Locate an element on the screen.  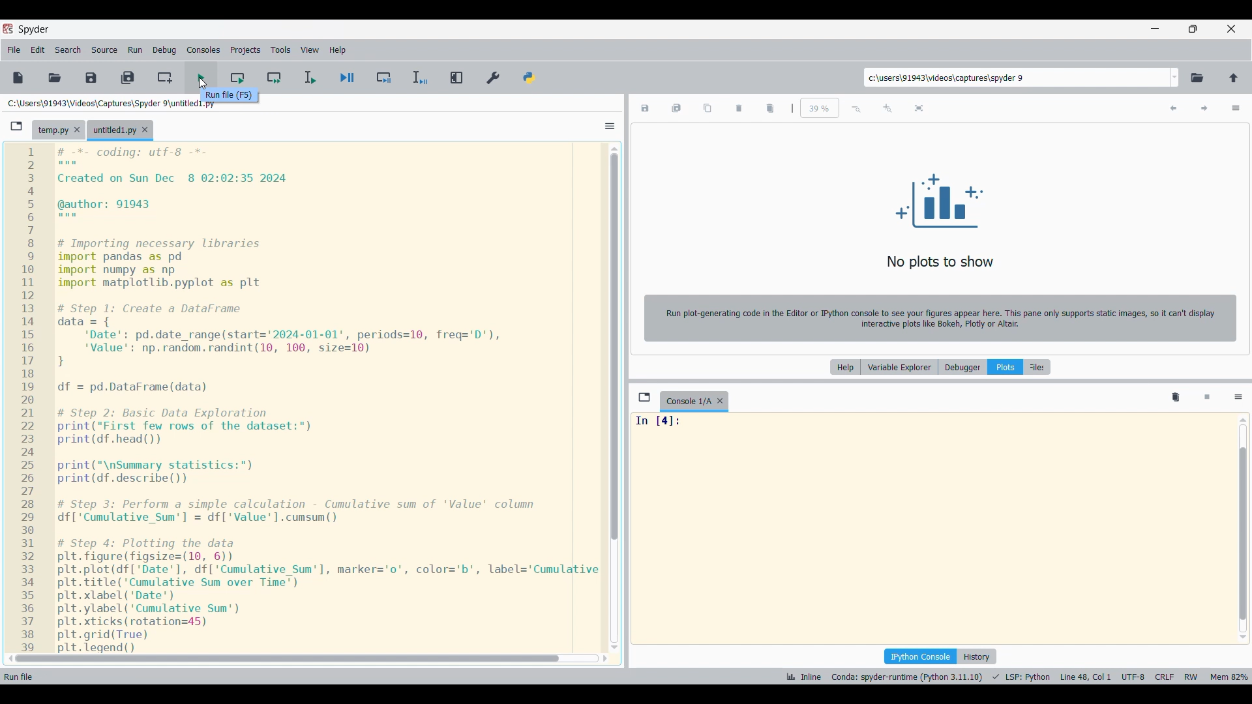
Horizontal slide bar is located at coordinates (308, 659).